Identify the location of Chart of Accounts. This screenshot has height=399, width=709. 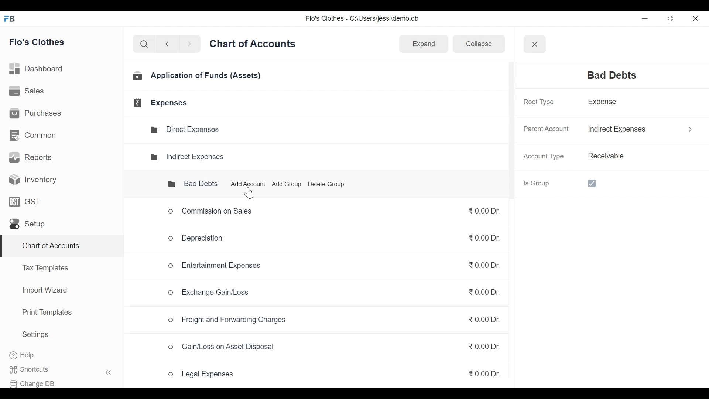
(49, 247).